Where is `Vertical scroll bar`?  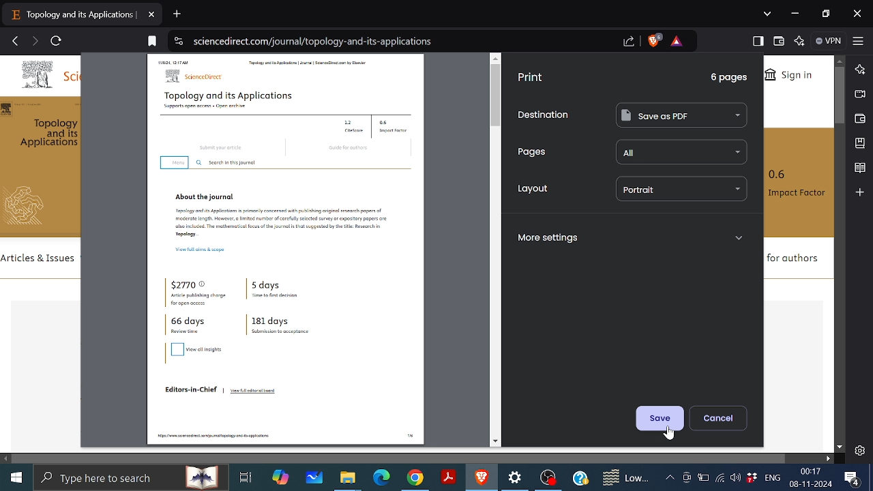 Vertical scroll bar is located at coordinates (840, 95).